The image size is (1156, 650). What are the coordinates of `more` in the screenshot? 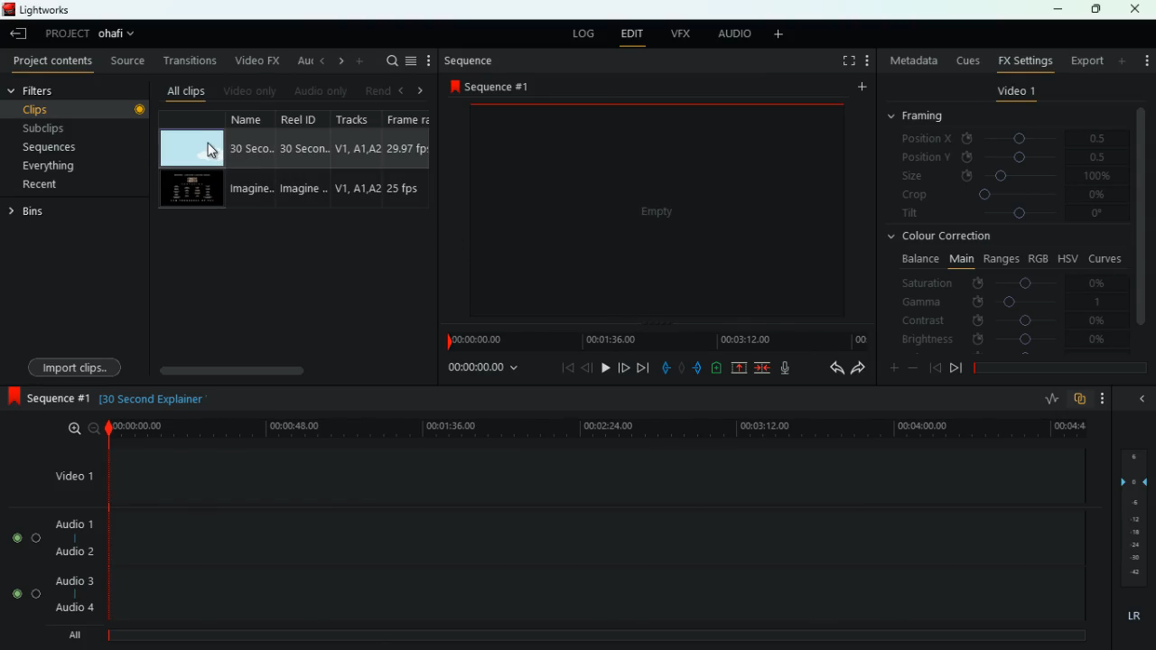 It's located at (1123, 60).